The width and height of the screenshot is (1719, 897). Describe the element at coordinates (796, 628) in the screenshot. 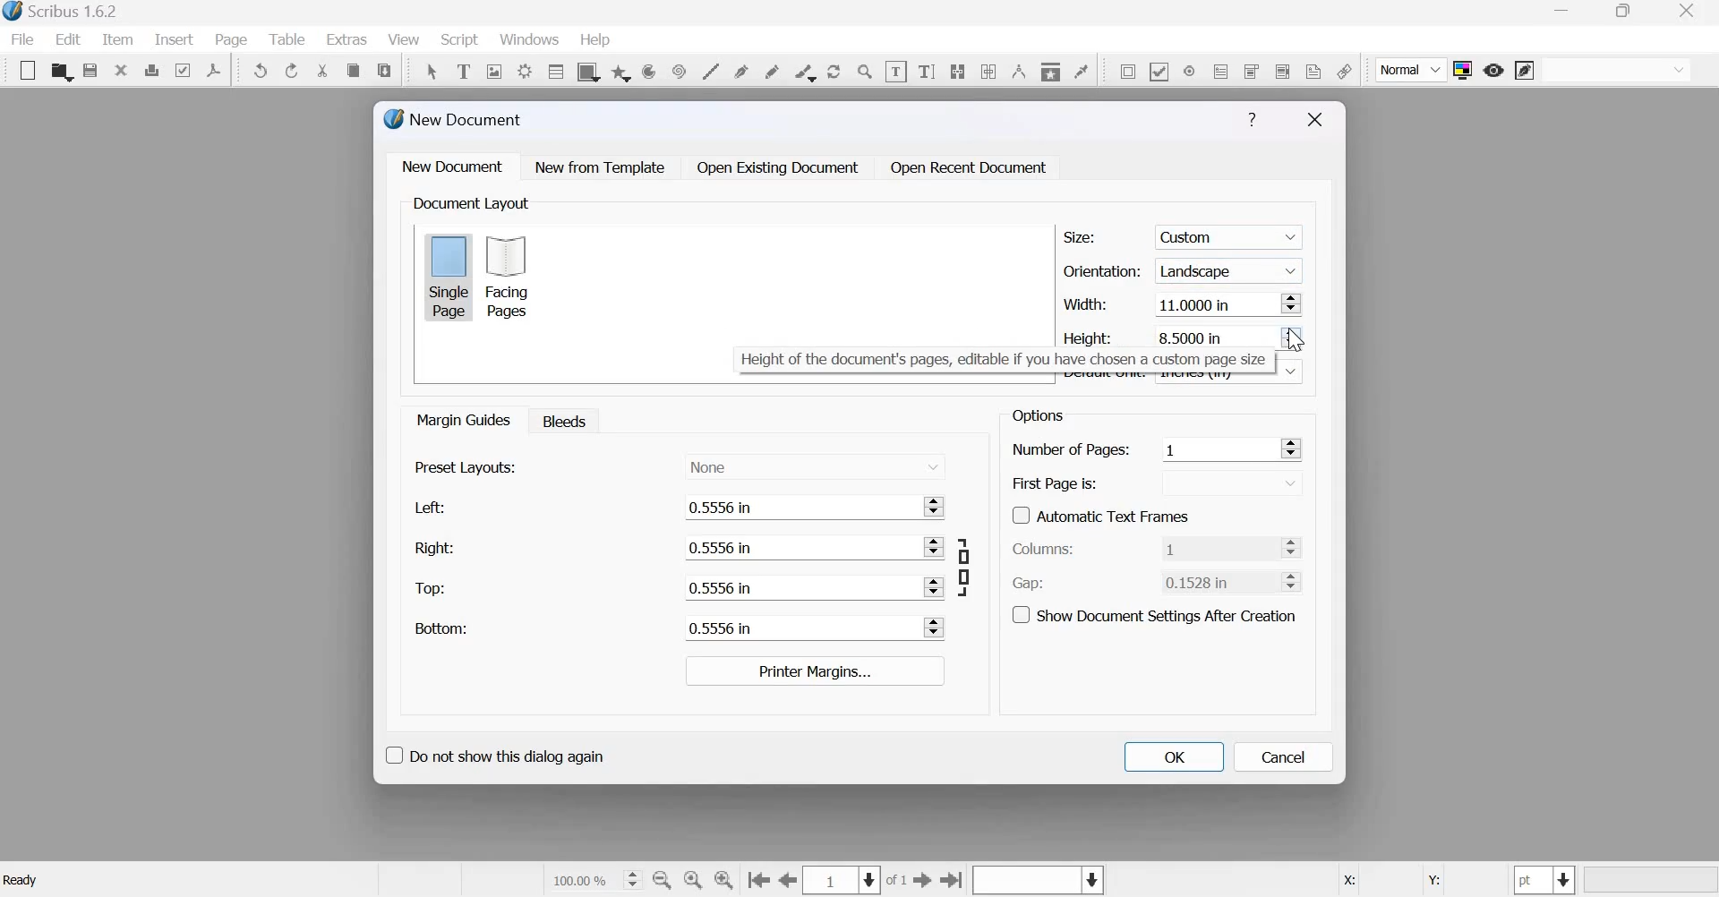

I see `0.5556 in` at that location.